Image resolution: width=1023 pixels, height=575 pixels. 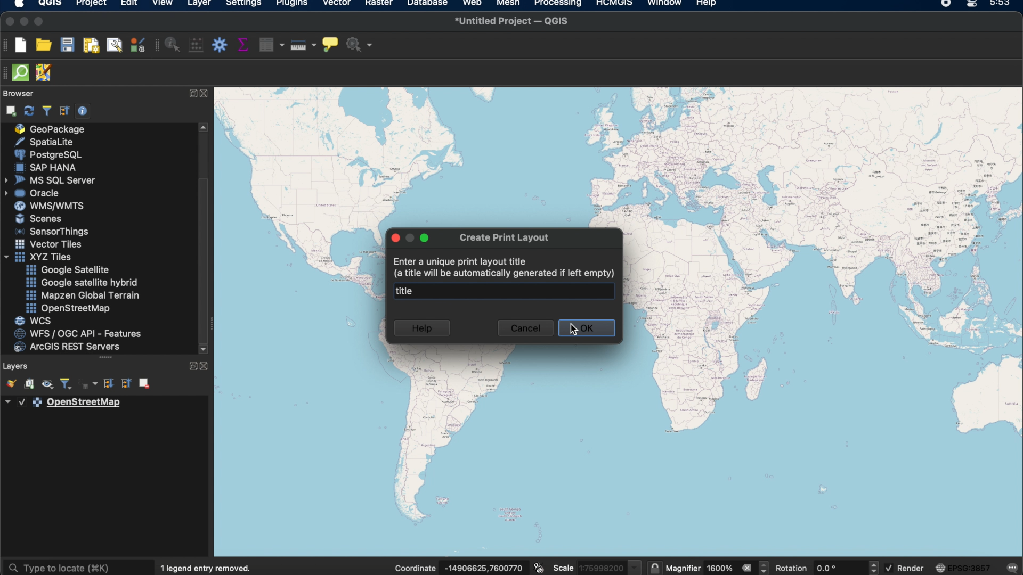 I want to click on vector tiles, so click(x=47, y=244).